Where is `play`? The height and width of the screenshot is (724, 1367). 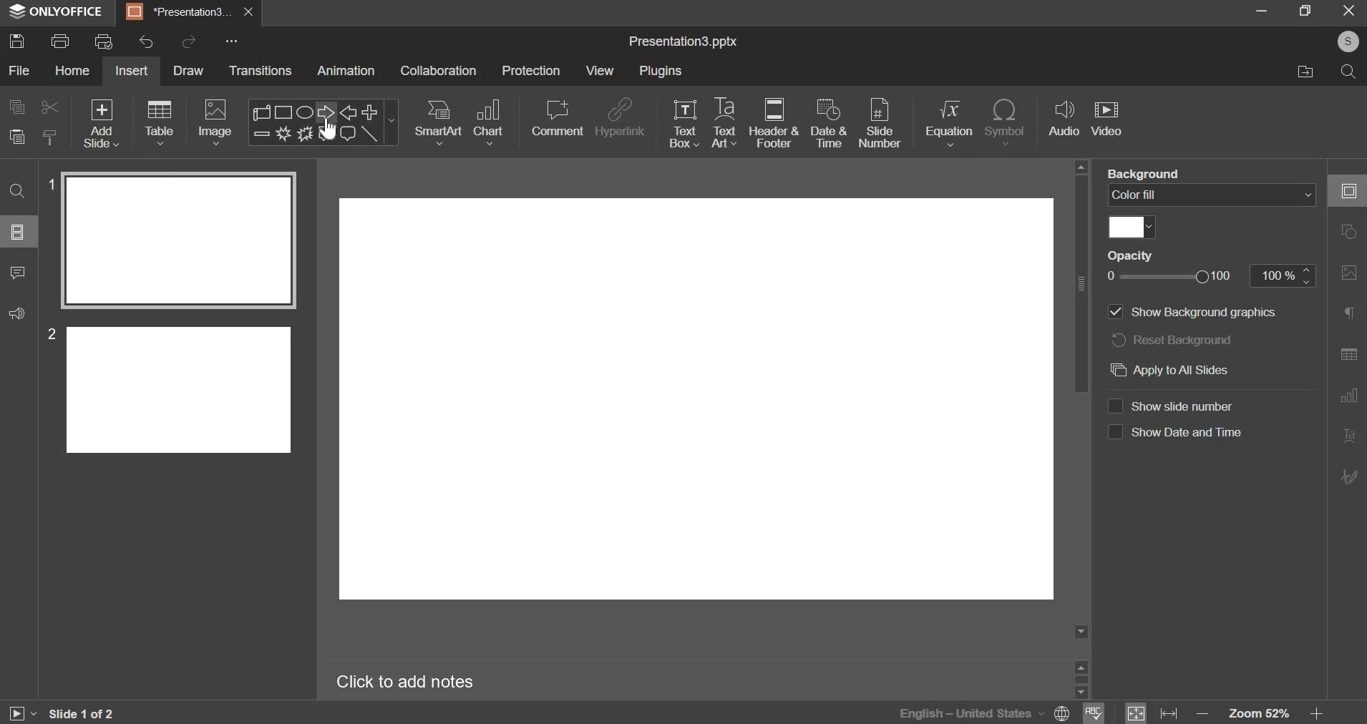
play is located at coordinates (21, 714).